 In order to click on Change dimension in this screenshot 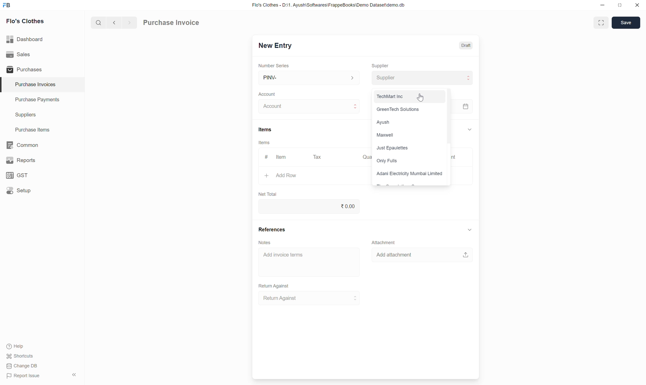, I will do `click(620, 5)`.